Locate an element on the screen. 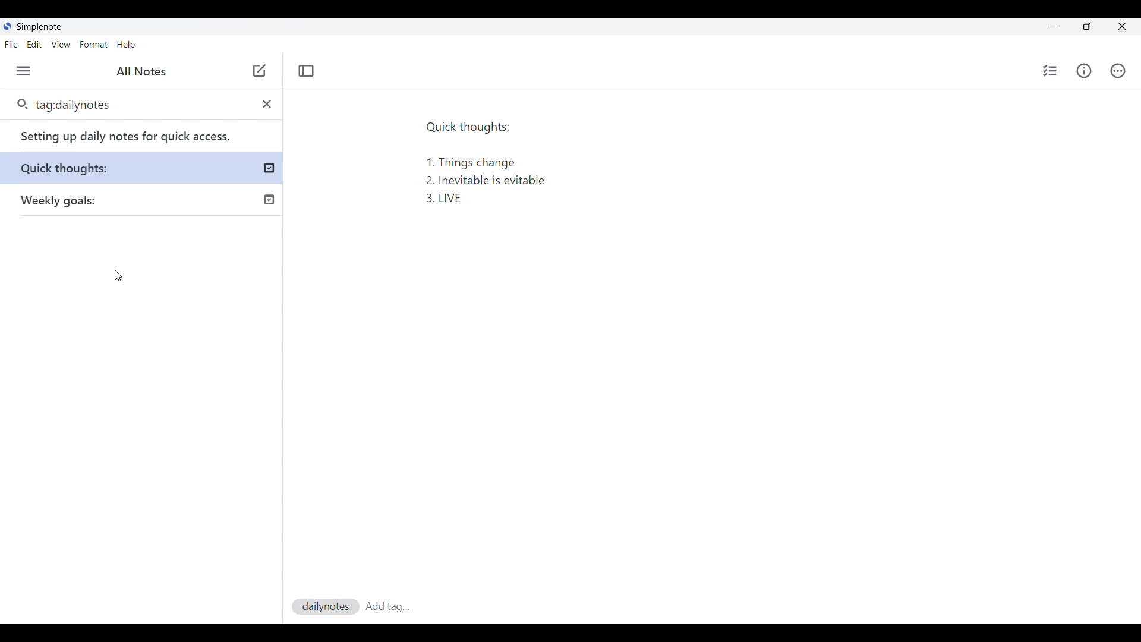  Menu is located at coordinates (23, 71).